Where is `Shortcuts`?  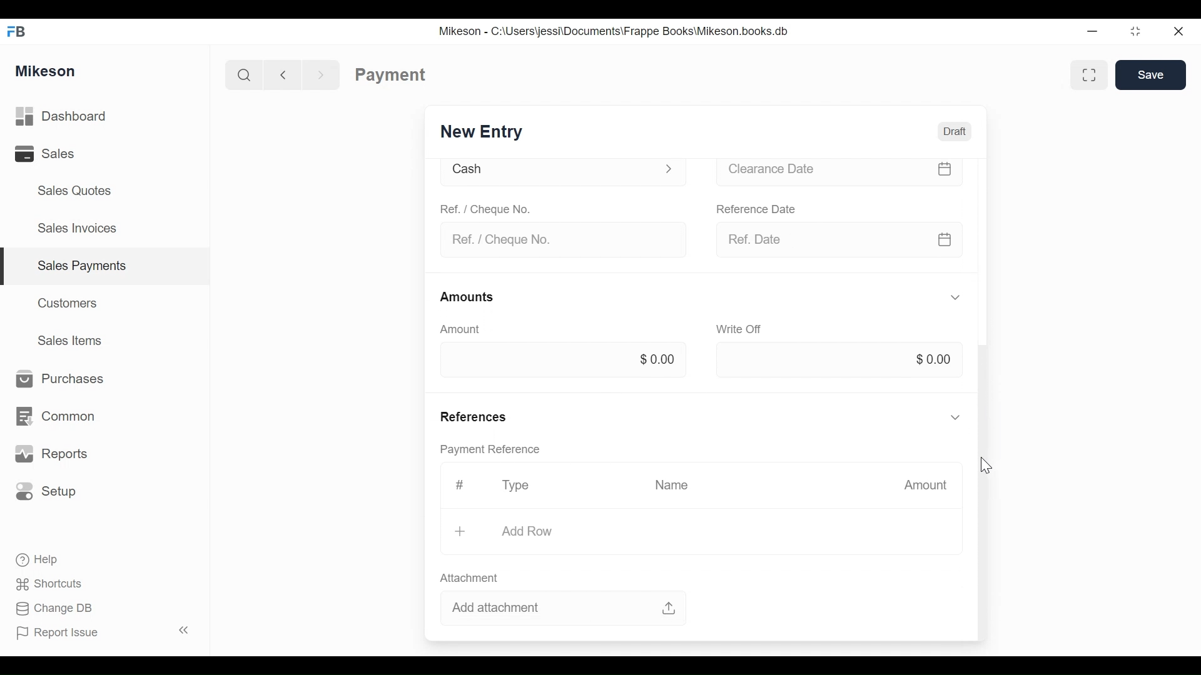 Shortcuts is located at coordinates (54, 581).